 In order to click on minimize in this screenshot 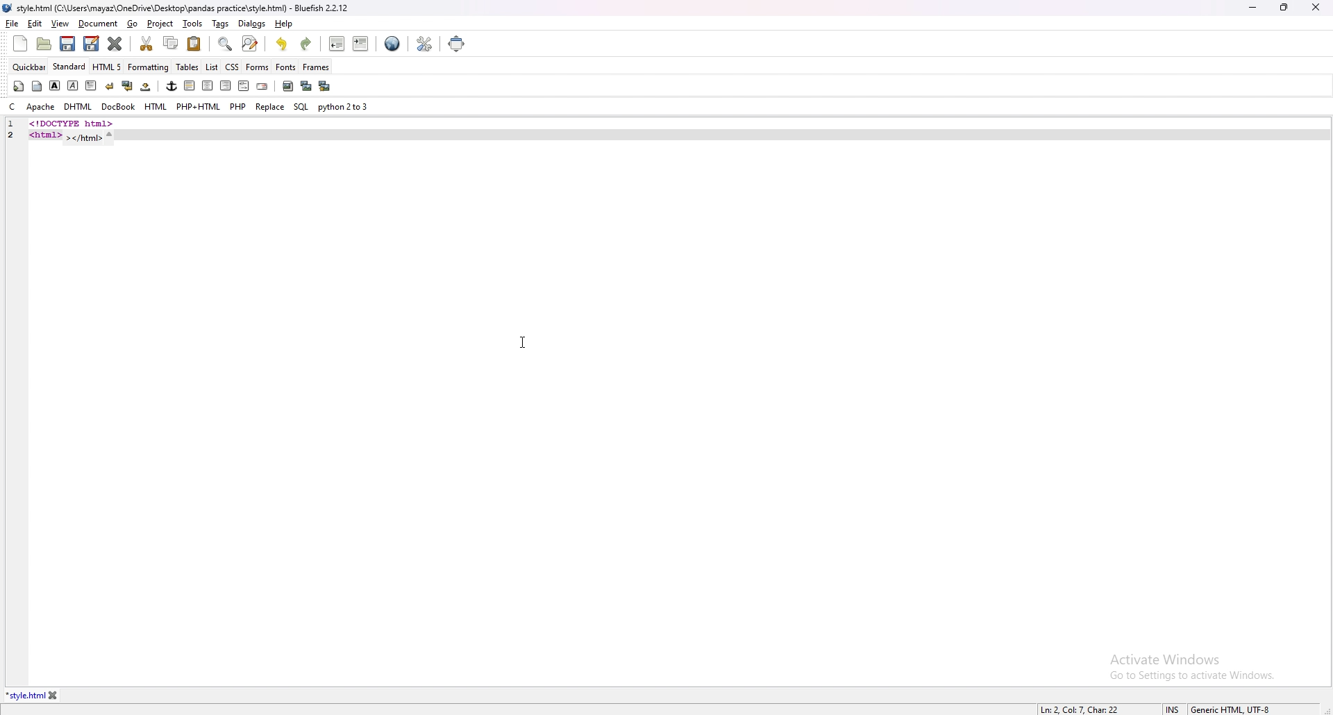, I will do `click(1252, 8)`.